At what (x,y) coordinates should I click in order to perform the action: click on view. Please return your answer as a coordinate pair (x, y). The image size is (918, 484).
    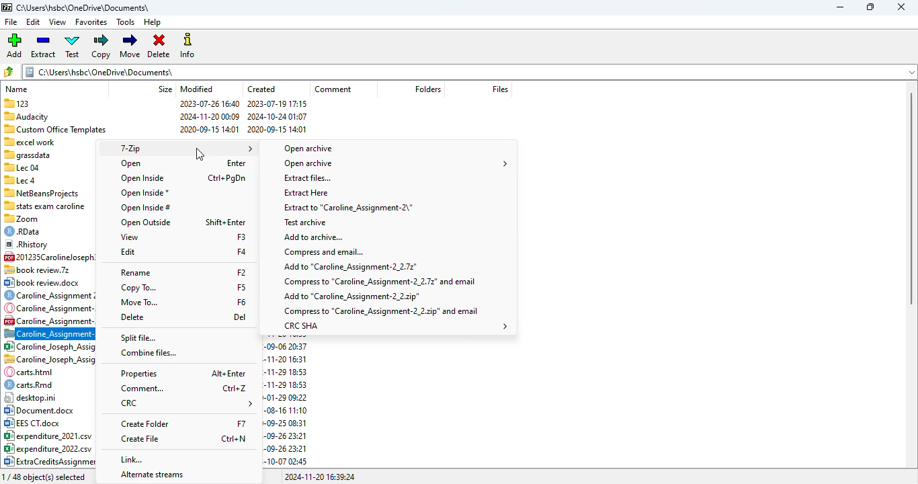
    Looking at the image, I should click on (58, 22).